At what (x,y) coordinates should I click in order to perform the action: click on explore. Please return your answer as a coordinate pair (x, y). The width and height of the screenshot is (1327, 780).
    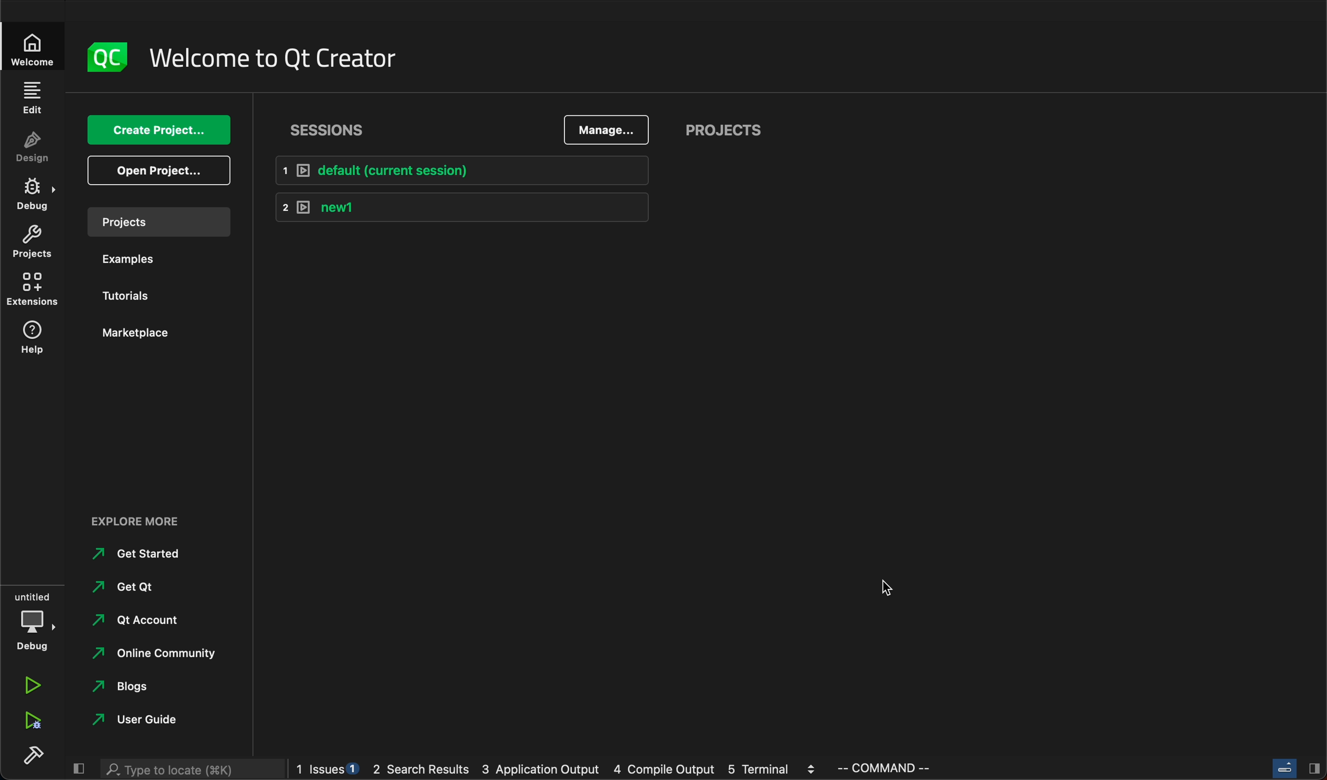
    Looking at the image, I should click on (148, 524).